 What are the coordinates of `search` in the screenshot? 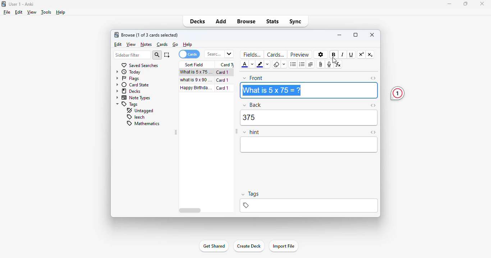 It's located at (157, 55).